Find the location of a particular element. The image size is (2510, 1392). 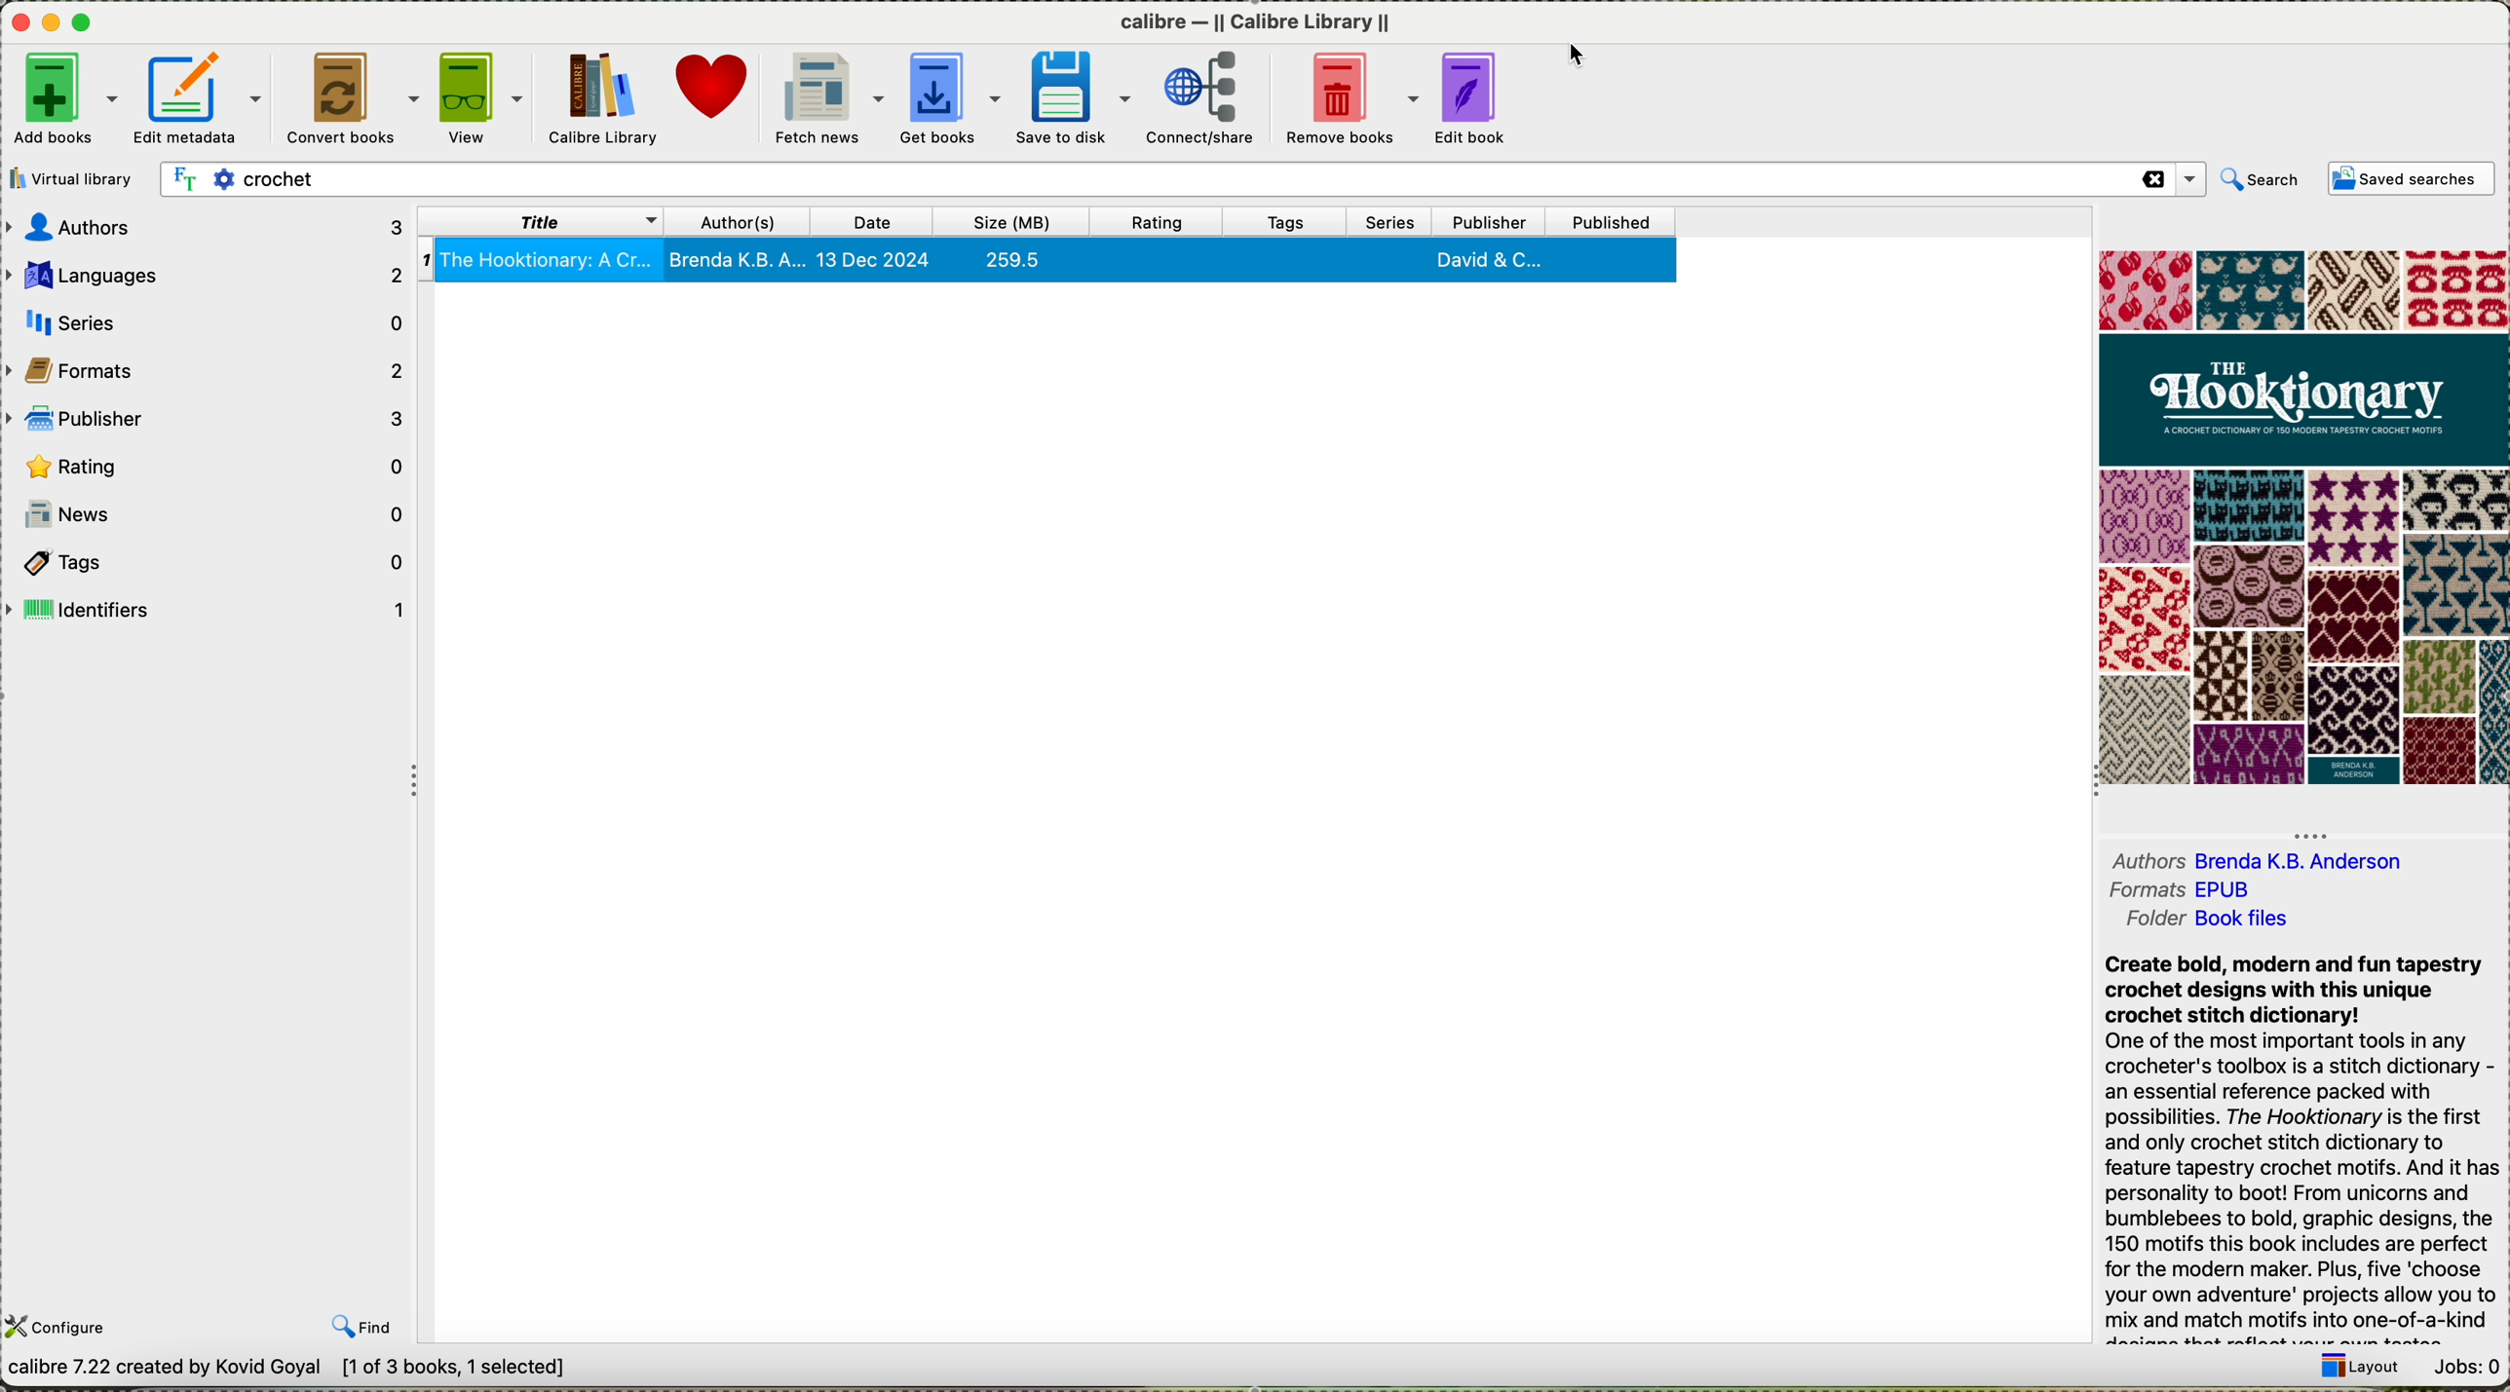

259.5 is located at coordinates (1025, 259).